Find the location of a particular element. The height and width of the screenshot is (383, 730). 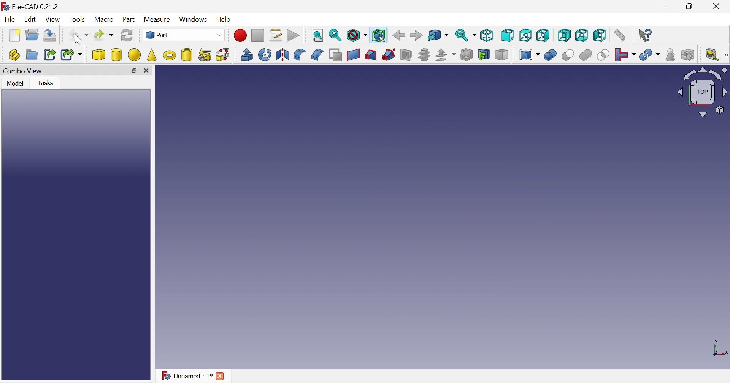

Refresh is located at coordinates (127, 35).